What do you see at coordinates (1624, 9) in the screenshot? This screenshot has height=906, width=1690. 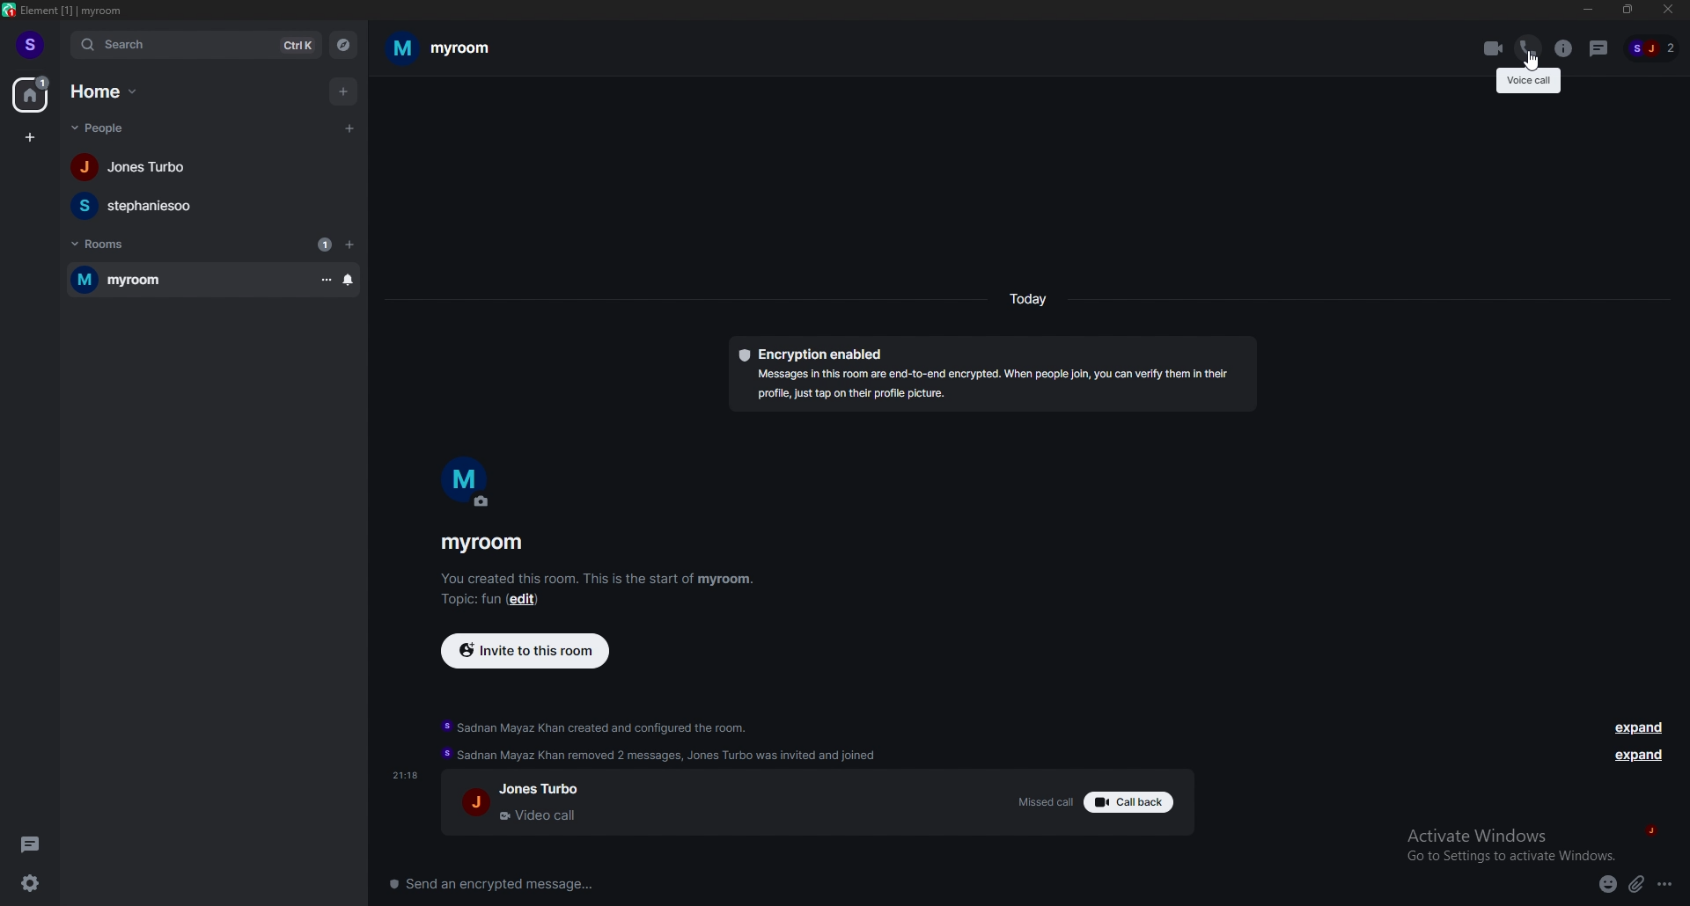 I see `resize` at bounding box center [1624, 9].